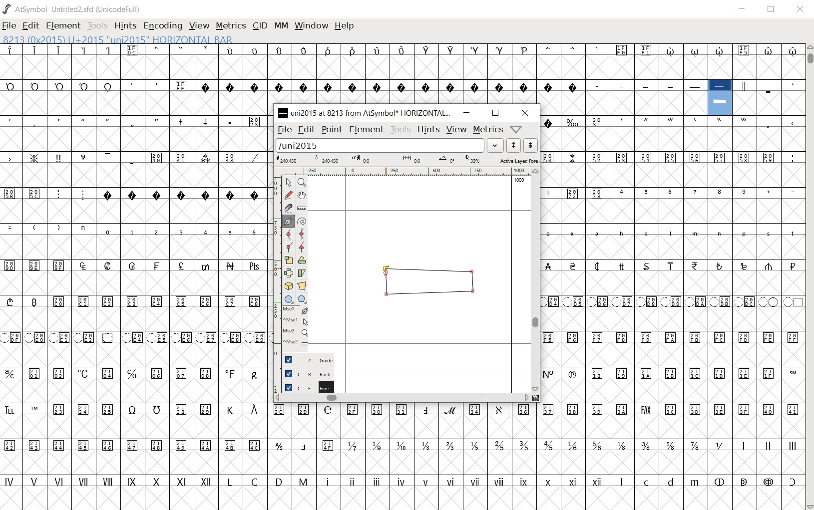  Describe the element at coordinates (525, 113) in the screenshot. I see `close` at that location.